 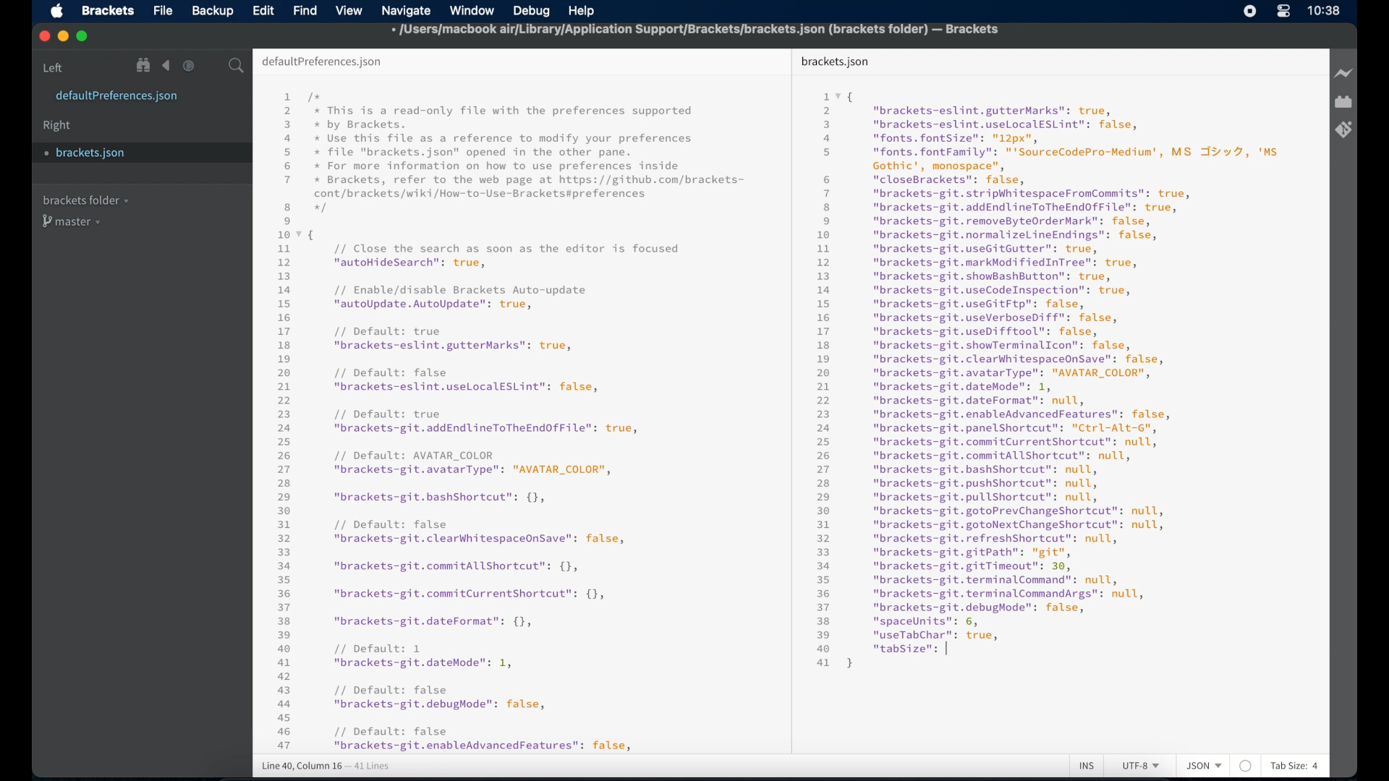 What do you see at coordinates (349, 11) in the screenshot?
I see `view` at bounding box center [349, 11].